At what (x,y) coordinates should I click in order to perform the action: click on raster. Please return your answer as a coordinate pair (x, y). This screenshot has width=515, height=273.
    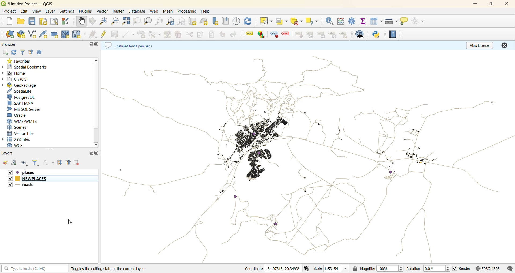
    Looking at the image, I should click on (119, 11).